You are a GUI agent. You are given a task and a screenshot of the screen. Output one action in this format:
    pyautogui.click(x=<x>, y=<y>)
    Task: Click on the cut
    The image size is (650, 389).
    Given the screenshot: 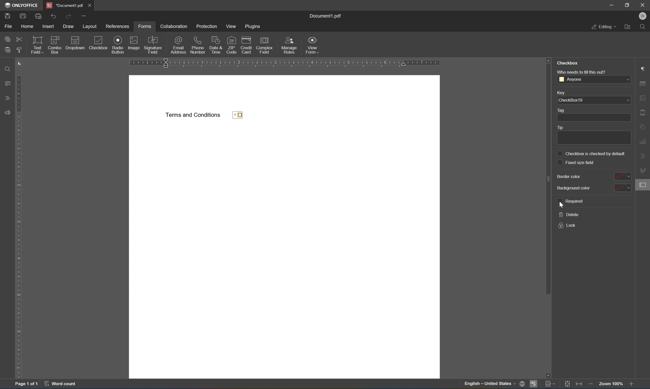 What is the action you would take?
    pyautogui.click(x=20, y=40)
    